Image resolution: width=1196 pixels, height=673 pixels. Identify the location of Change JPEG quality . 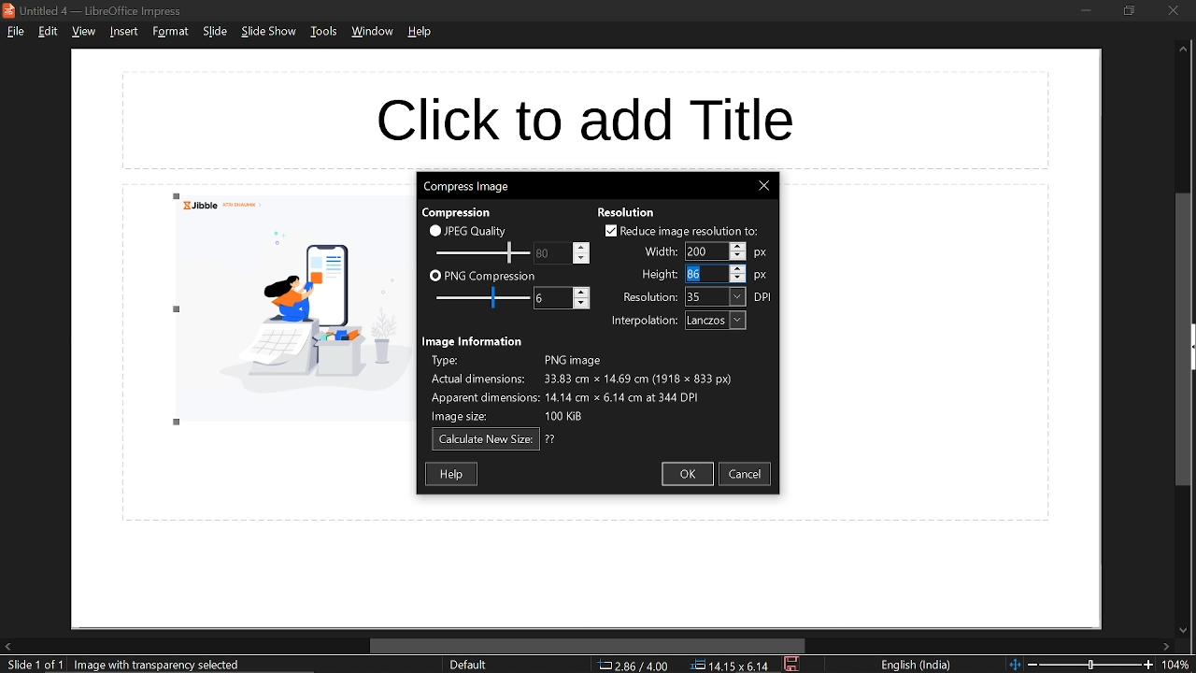
(482, 253).